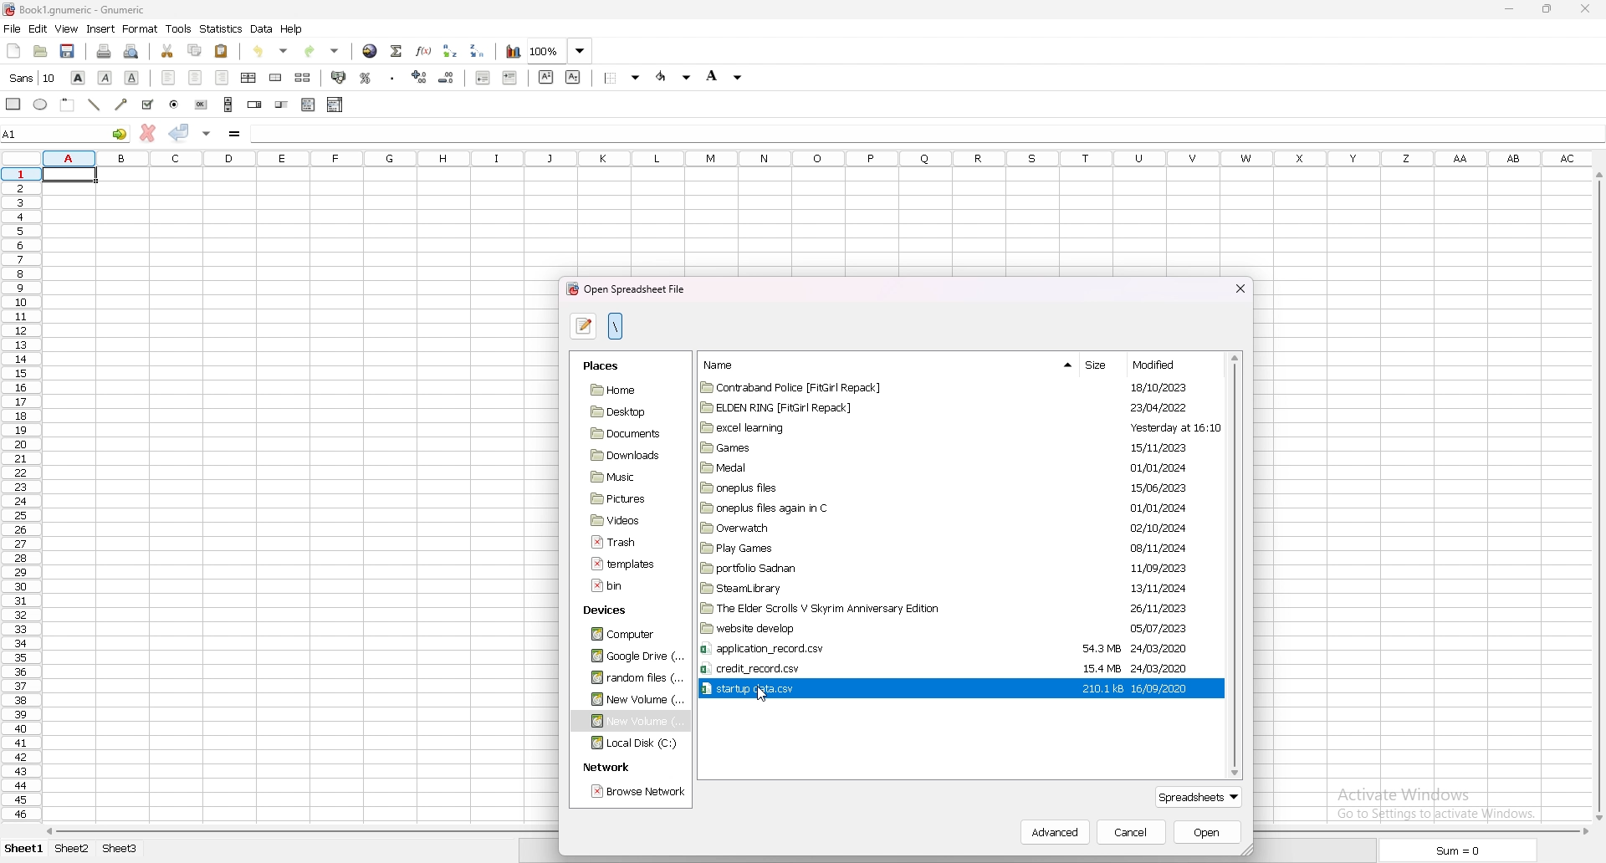 This screenshot has height=863, width=1606. What do you see at coordinates (369, 51) in the screenshot?
I see `hyperlink` at bounding box center [369, 51].